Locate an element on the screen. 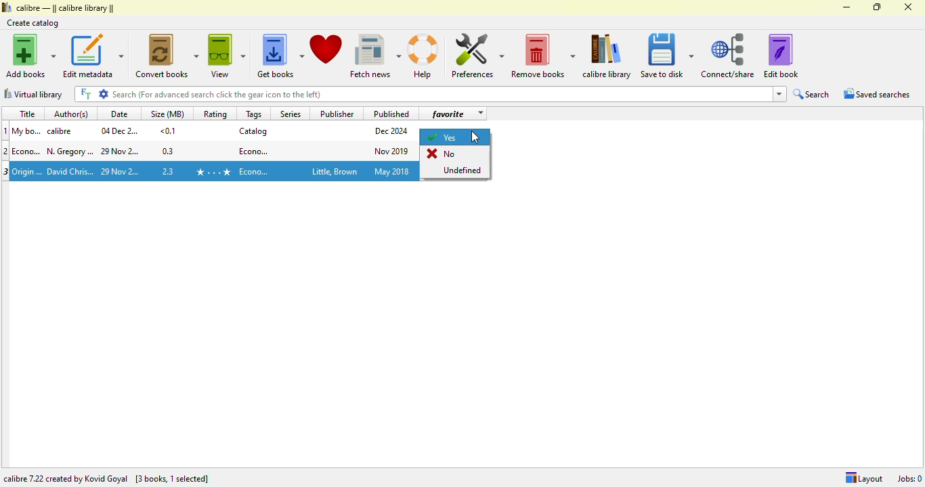 This screenshot has height=487, width=925. donate to support calibre is located at coordinates (326, 49).